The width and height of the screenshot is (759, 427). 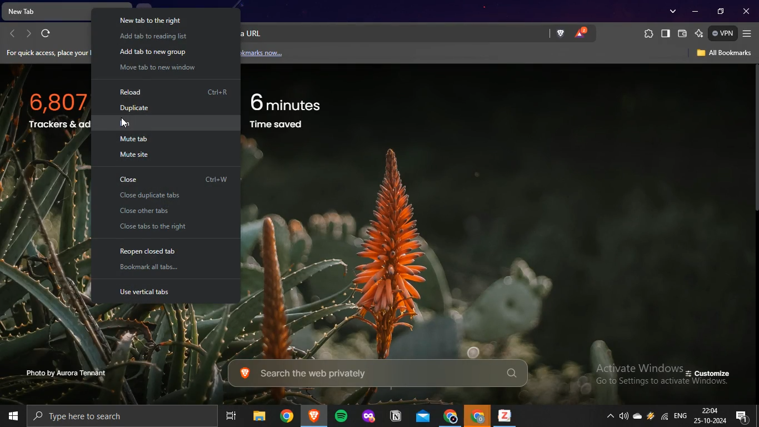 I want to click on google chrome, so click(x=450, y=416).